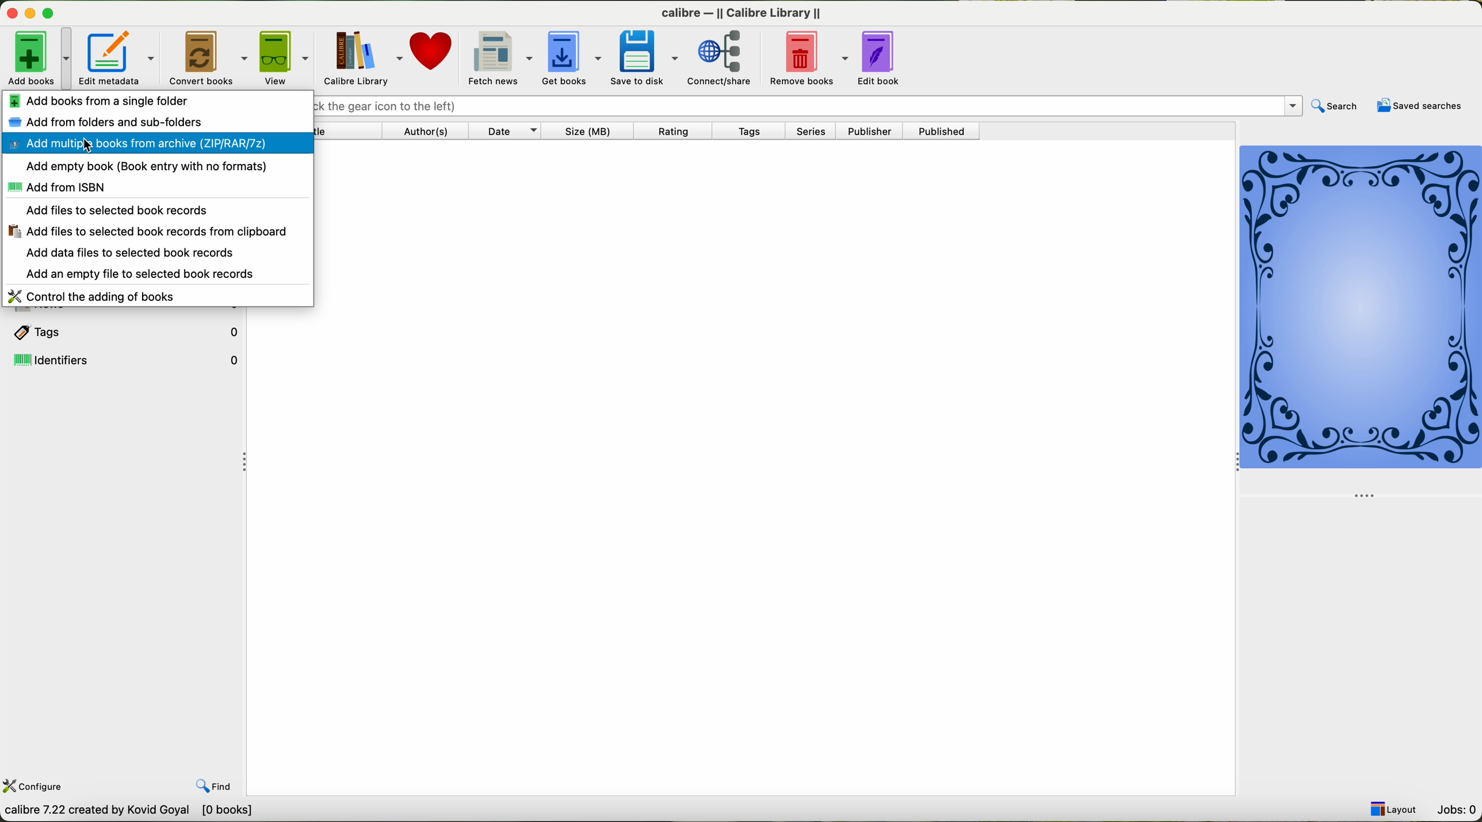 The width and height of the screenshot is (1482, 822). What do you see at coordinates (816, 132) in the screenshot?
I see `series` at bounding box center [816, 132].